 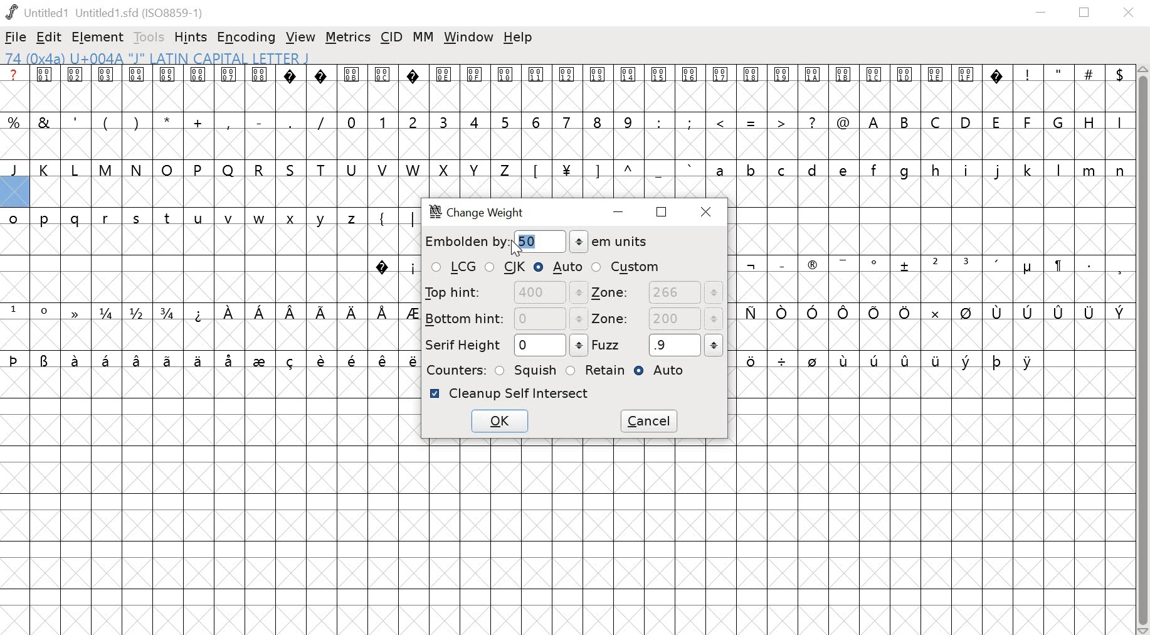 What do you see at coordinates (664, 372) in the screenshot?
I see `AUTO` at bounding box center [664, 372].